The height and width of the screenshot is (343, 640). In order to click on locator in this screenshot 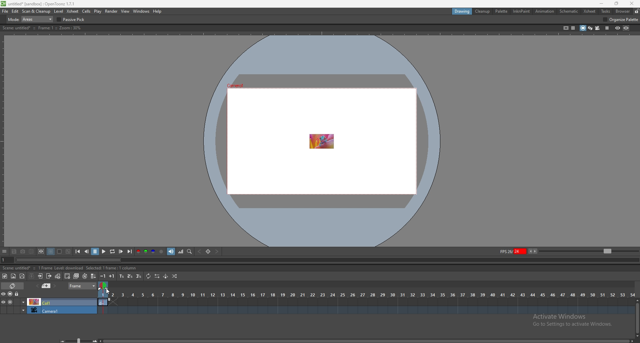, I will do `click(190, 252)`.